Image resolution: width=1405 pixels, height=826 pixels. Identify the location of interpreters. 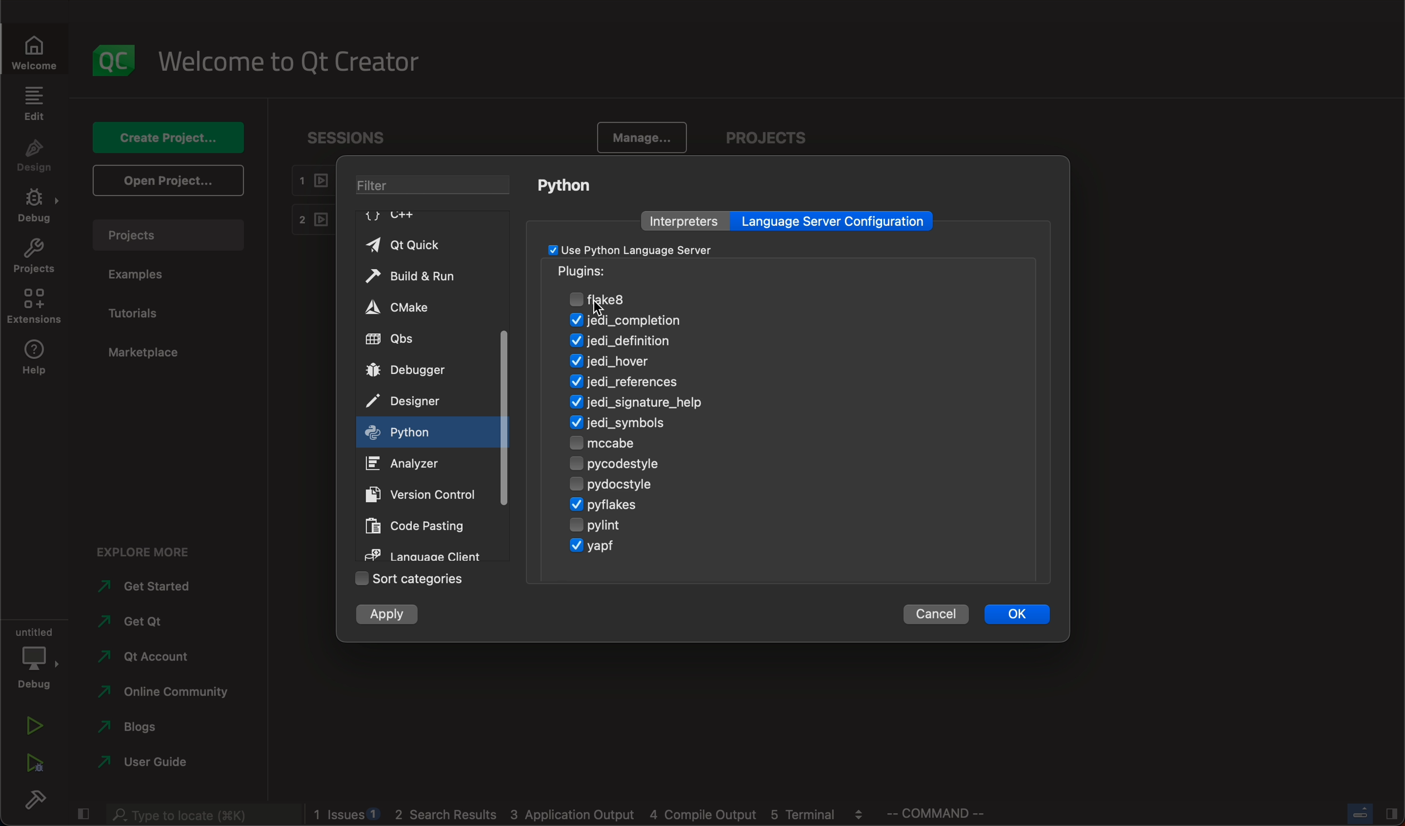
(685, 220).